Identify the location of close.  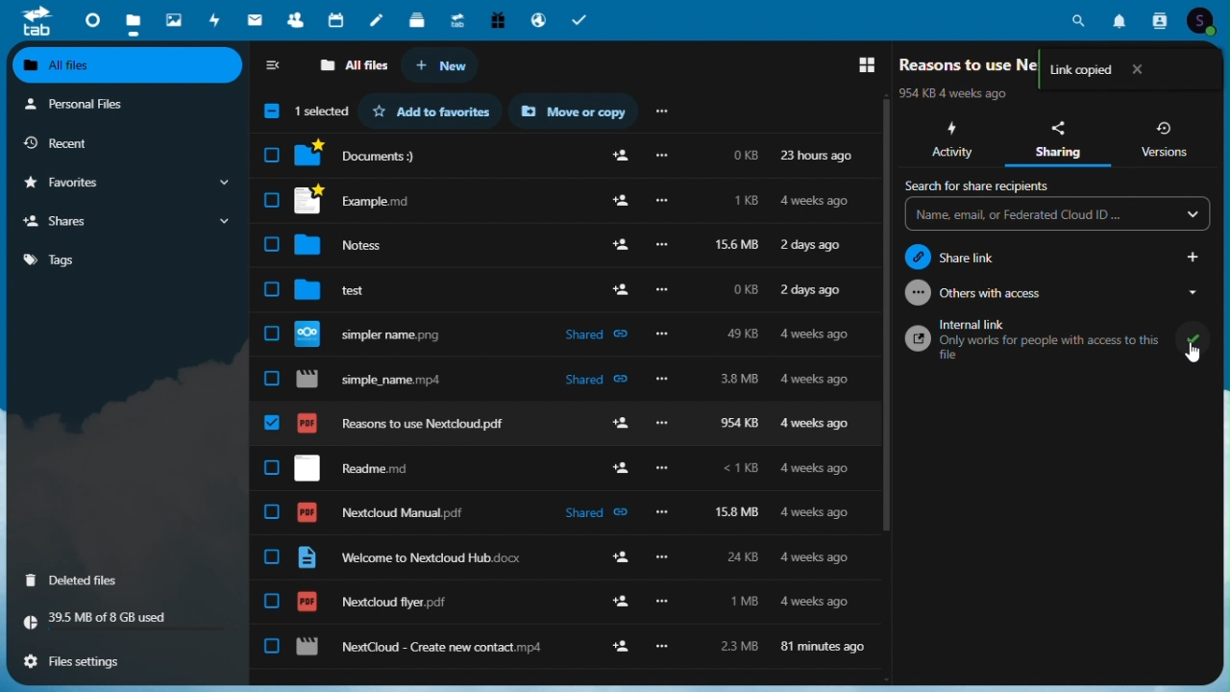
(1144, 69).